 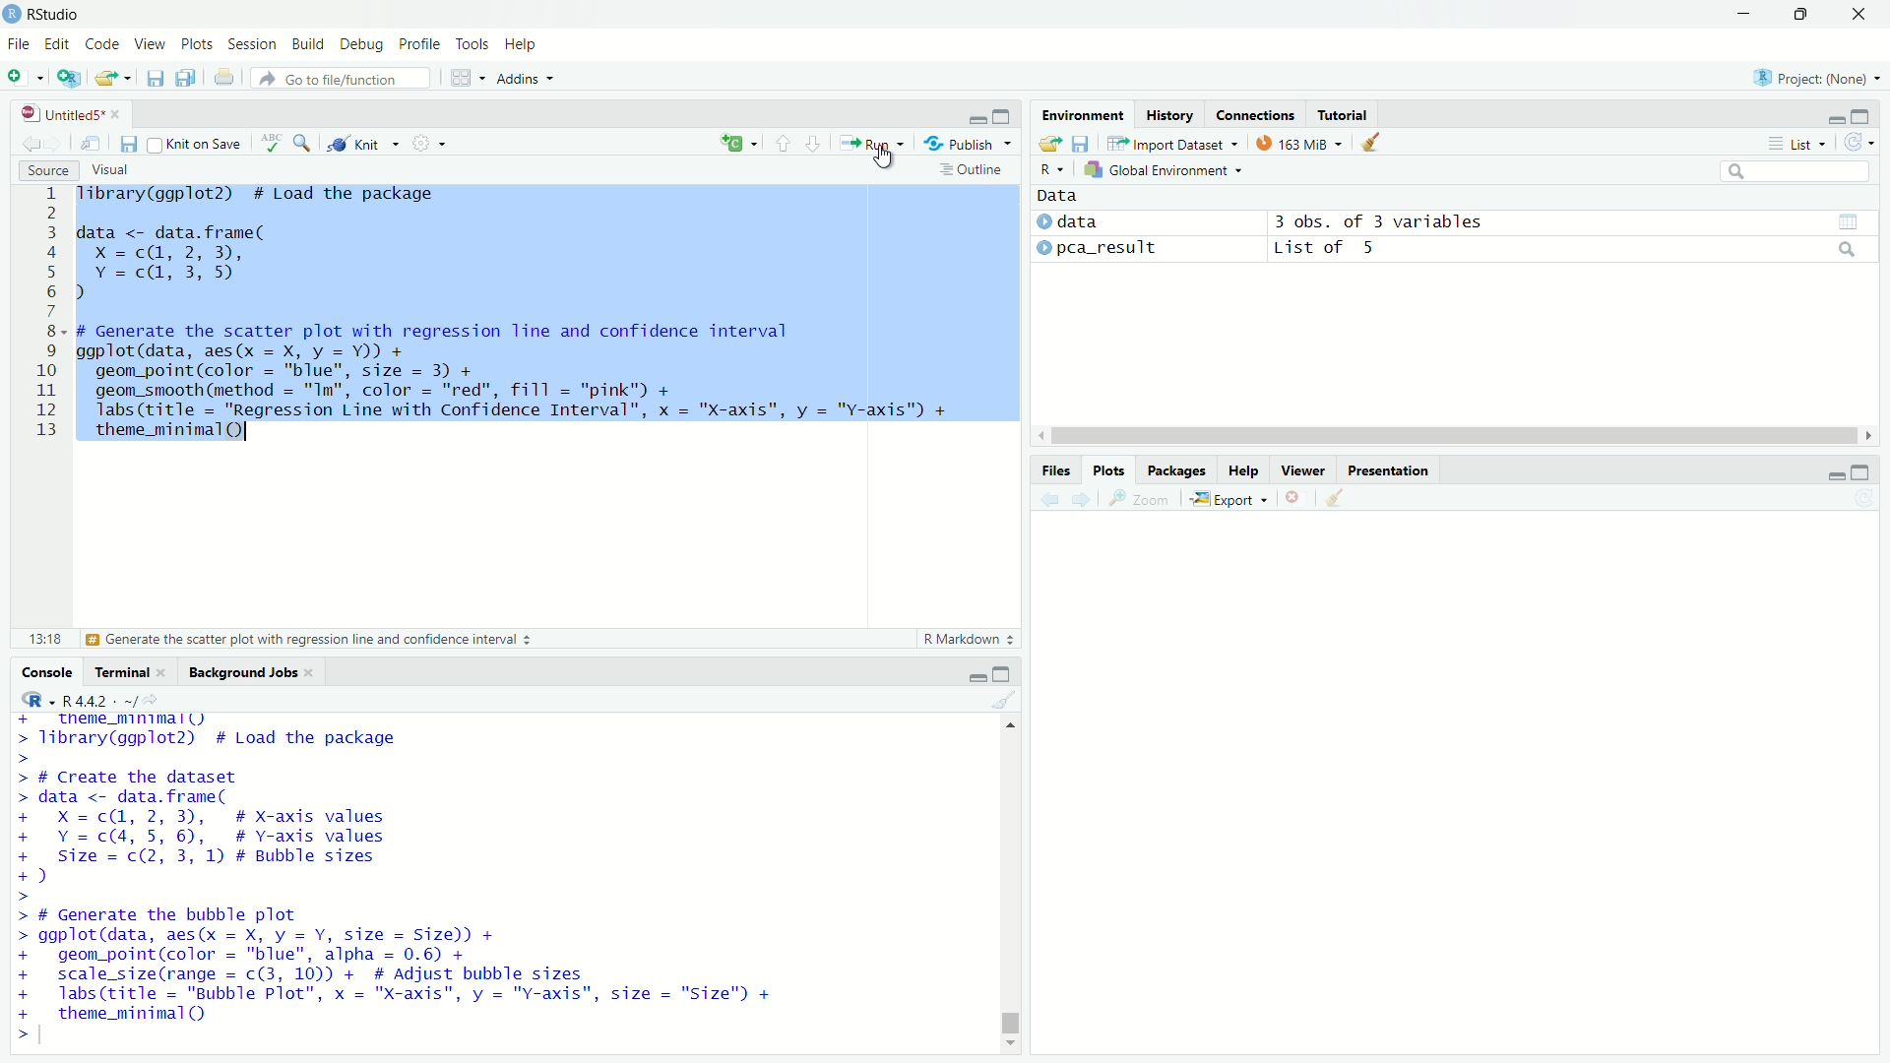 I want to click on Data, so click(x=1056, y=196).